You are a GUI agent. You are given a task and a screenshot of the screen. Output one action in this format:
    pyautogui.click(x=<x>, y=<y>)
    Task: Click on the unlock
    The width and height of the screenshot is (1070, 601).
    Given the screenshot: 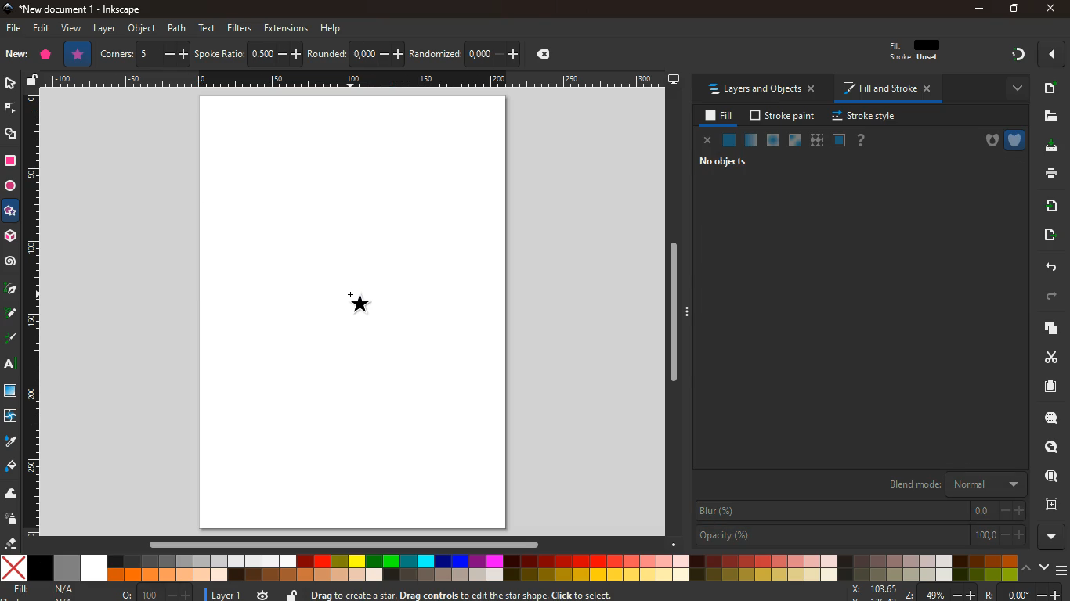 What is the action you would take?
    pyautogui.click(x=291, y=594)
    